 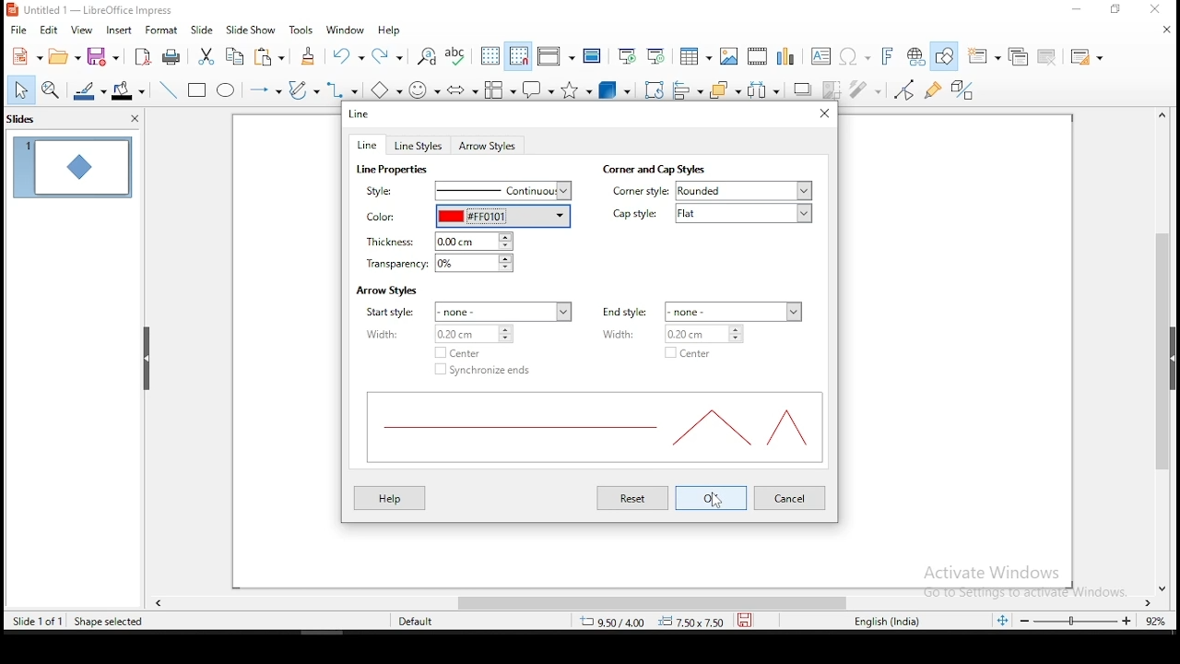 What do you see at coordinates (424, 620) in the screenshot?
I see `default` at bounding box center [424, 620].